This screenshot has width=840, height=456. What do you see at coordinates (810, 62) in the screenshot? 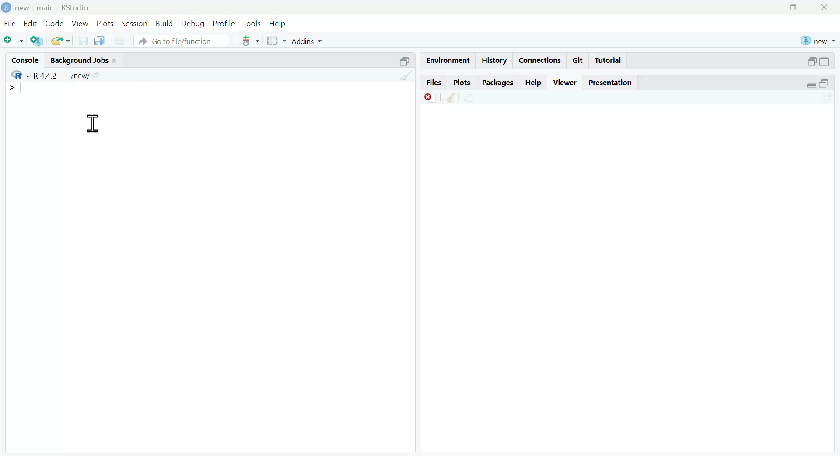
I see `minimize` at bounding box center [810, 62].